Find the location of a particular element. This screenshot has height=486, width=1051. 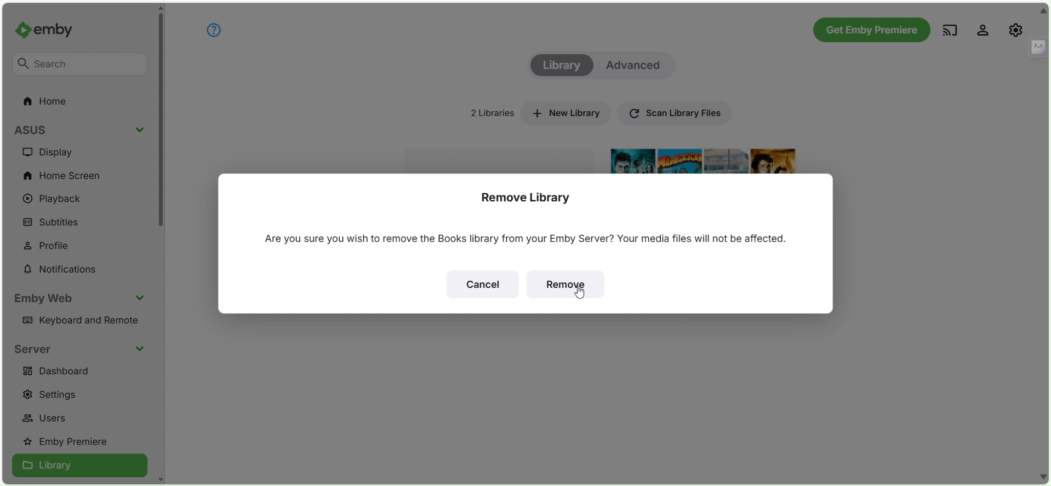

Subtitles is located at coordinates (55, 223).